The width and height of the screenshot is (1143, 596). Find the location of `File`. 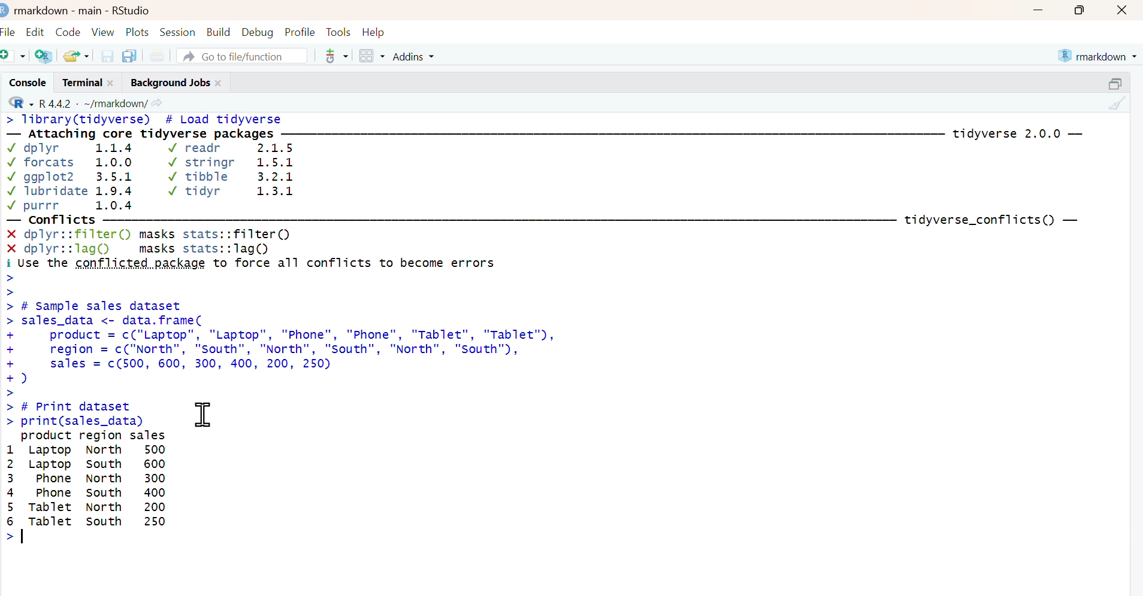

File is located at coordinates (10, 30).